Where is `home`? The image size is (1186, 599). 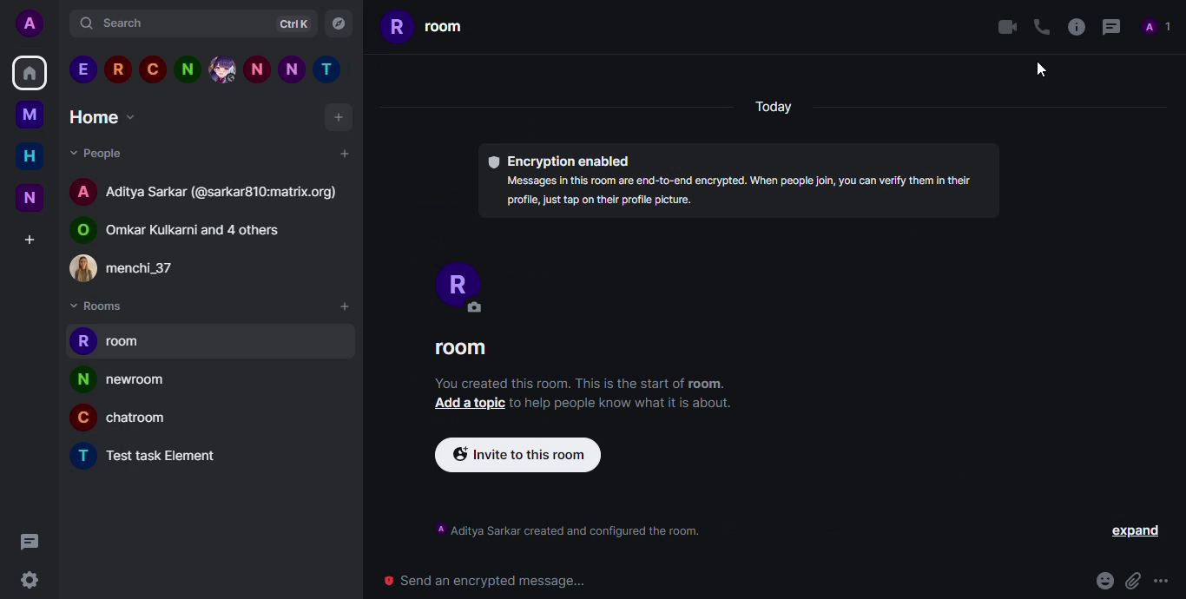 home is located at coordinates (30, 155).